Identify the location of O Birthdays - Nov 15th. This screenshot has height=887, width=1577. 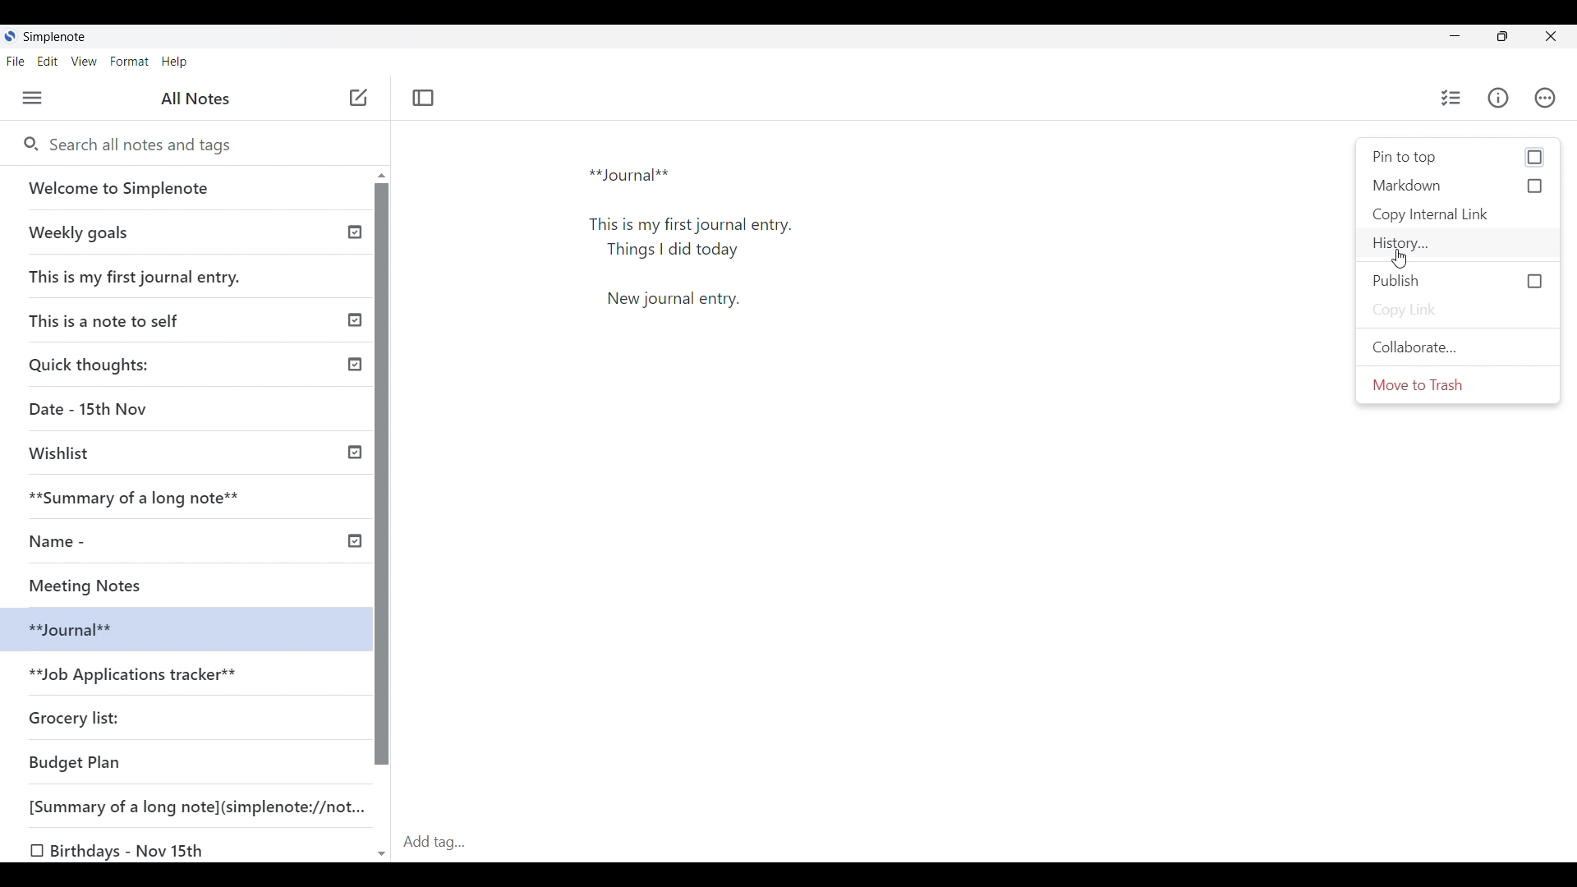
(121, 851).